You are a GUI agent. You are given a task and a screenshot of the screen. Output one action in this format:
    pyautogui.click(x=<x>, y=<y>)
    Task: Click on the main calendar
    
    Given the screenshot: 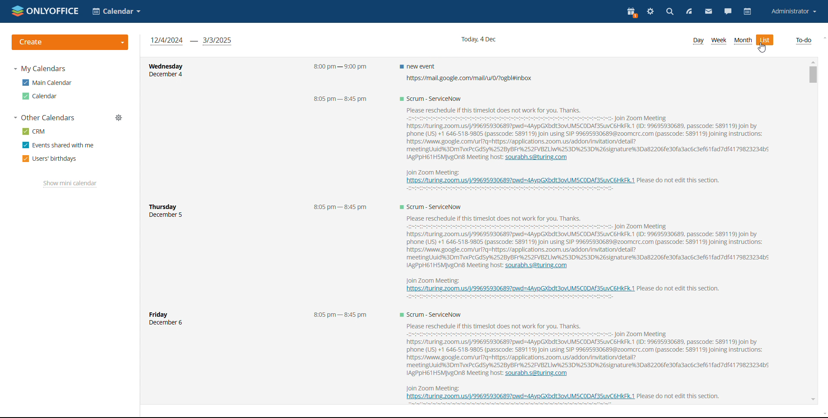 What is the action you would take?
    pyautogui.click(x=46, y=83)
    